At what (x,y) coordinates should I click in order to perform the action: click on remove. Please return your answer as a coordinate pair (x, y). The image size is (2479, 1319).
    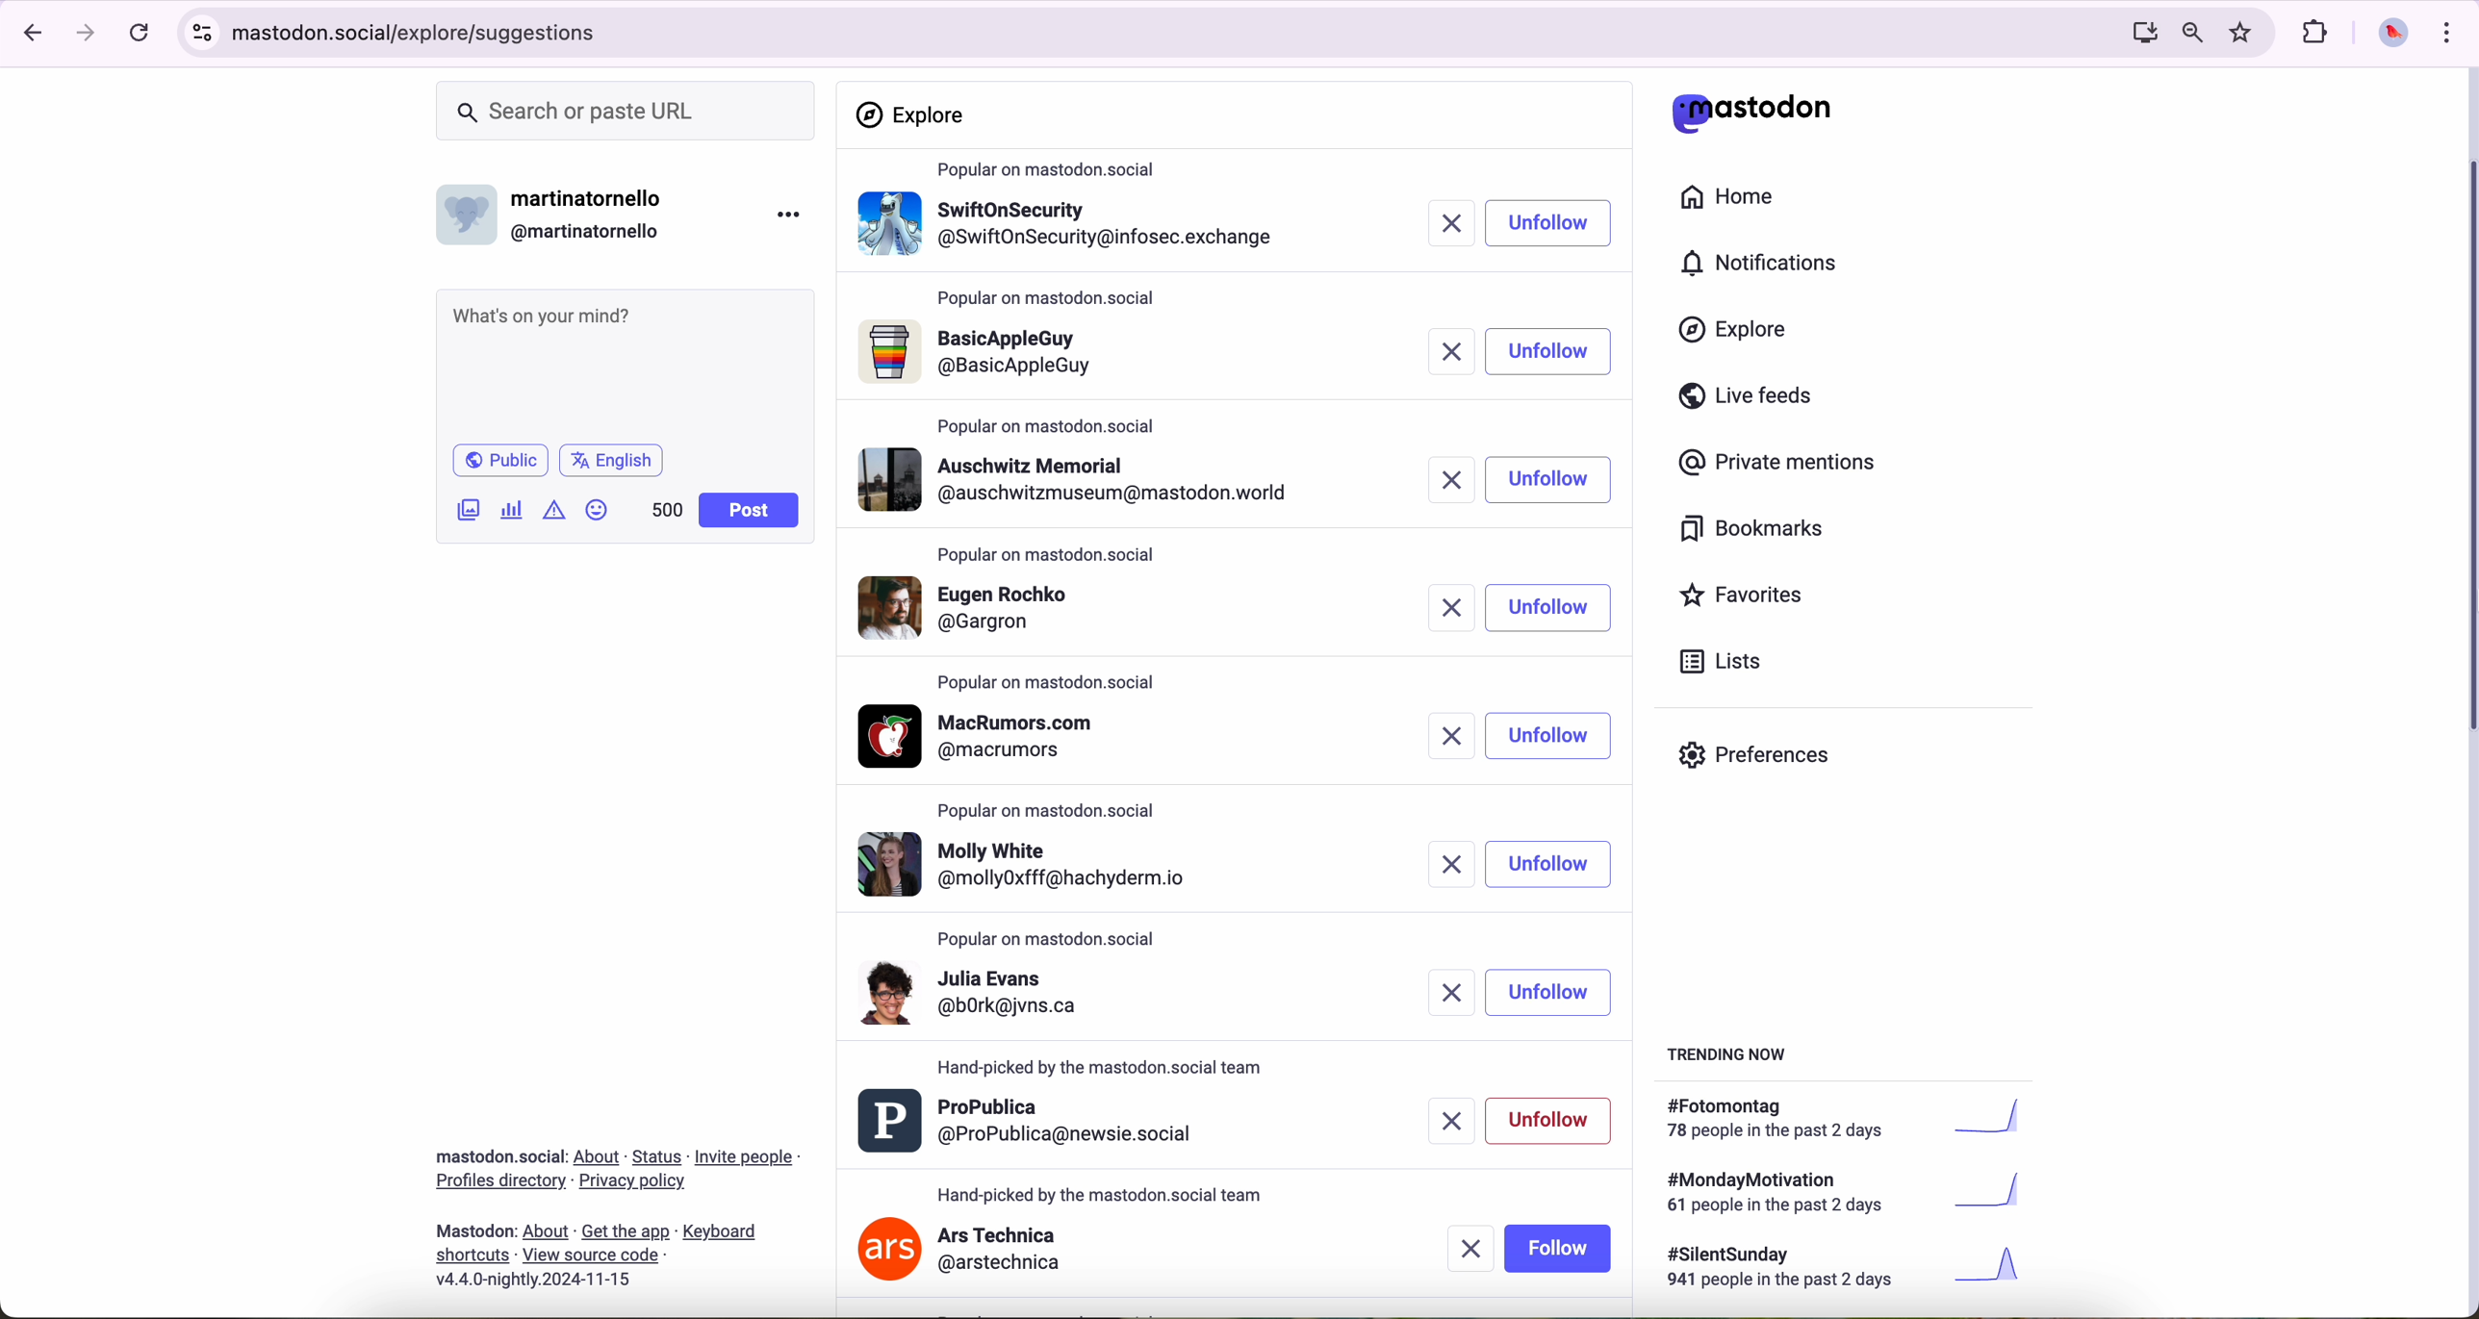
    Looking at the image, I should click on (1451, 736).